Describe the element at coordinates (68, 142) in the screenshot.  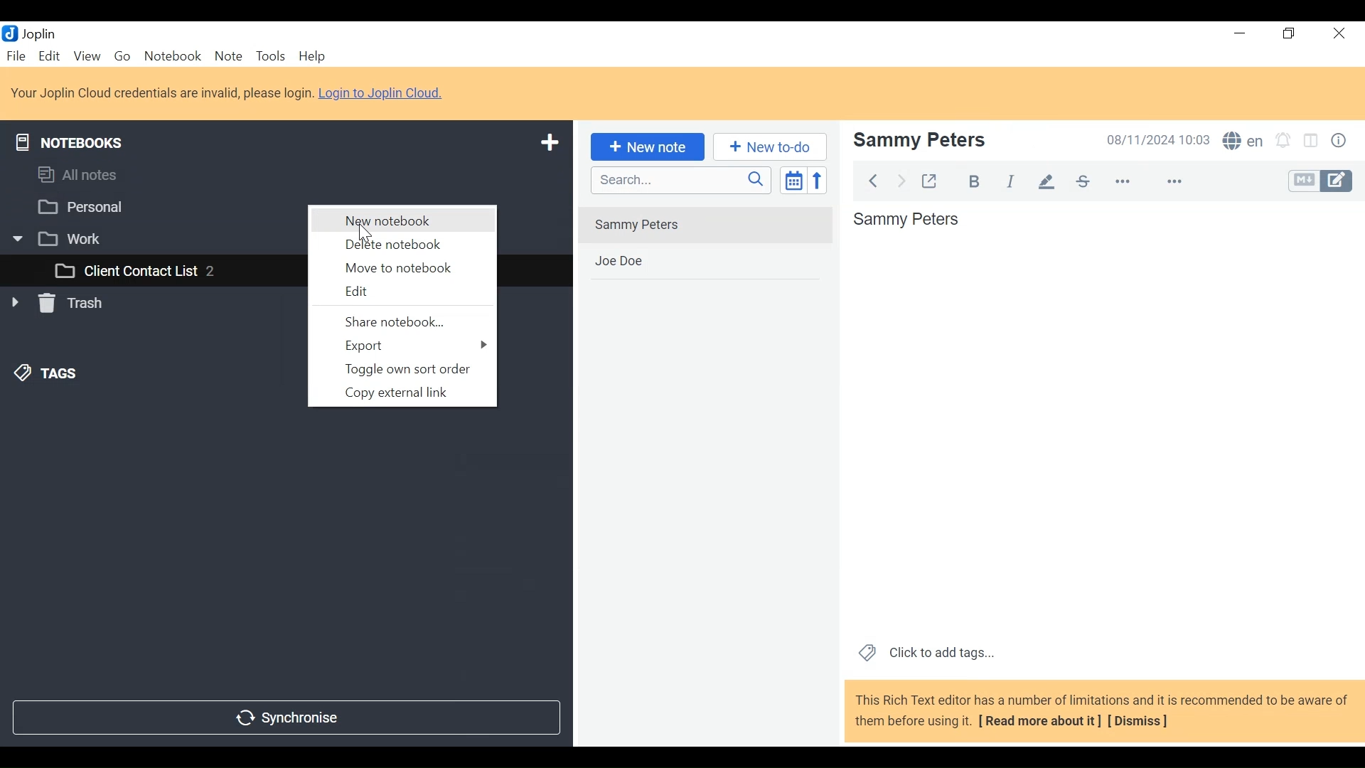
I see `Notebooks` at that location.